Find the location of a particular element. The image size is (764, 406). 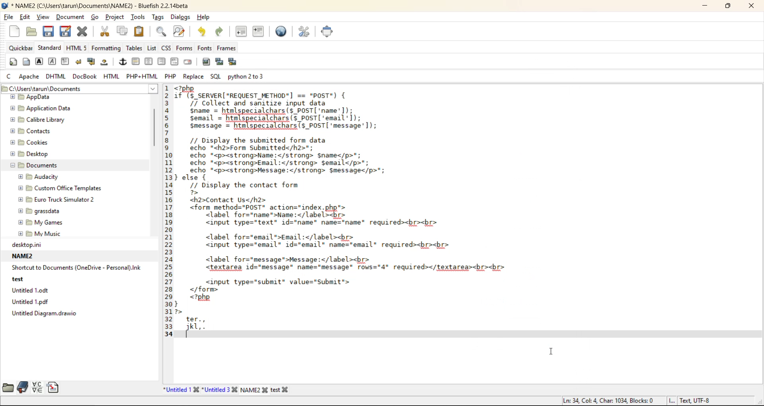

recent files path is located at coordinates (75, 280).